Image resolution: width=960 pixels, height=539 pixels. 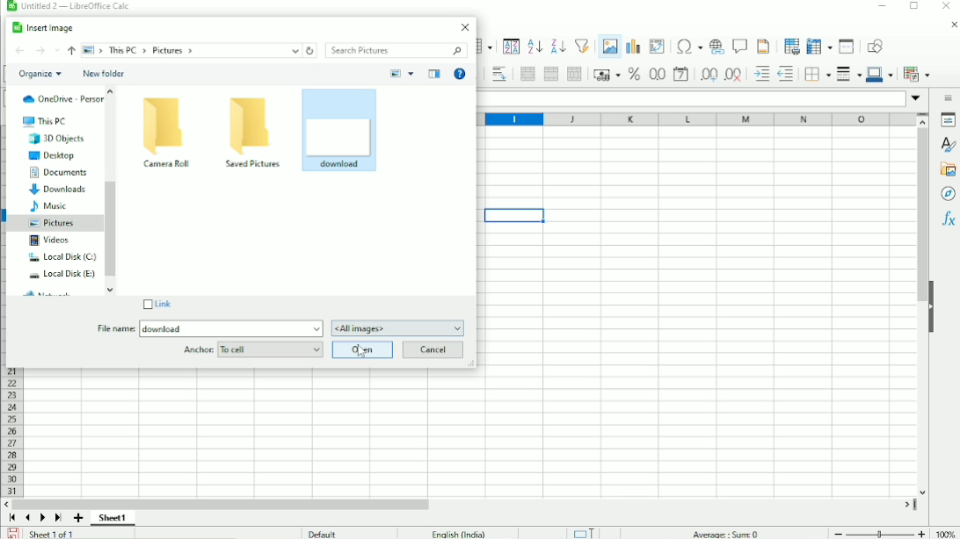 What do you see at coordinates (105, 74) in the screenshot?
I see `New folder` at bounding box center [105, 74].